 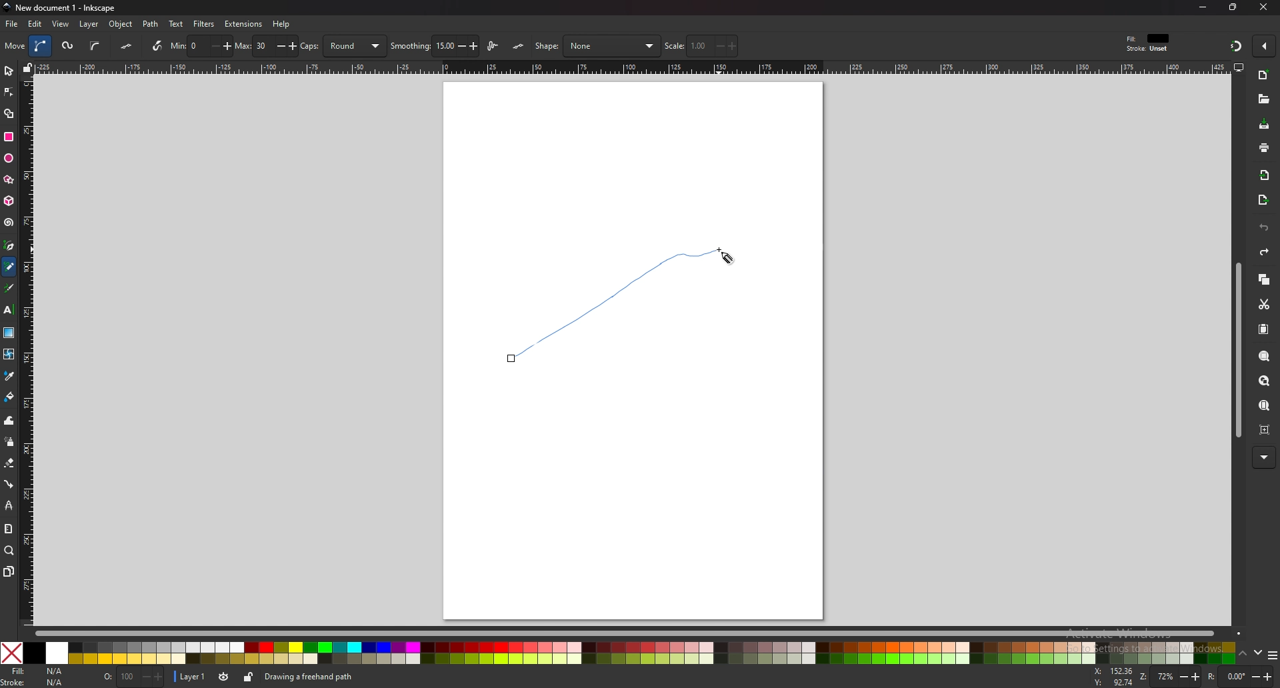 I want to click on flatten spiro, so click(x=127, y=45).